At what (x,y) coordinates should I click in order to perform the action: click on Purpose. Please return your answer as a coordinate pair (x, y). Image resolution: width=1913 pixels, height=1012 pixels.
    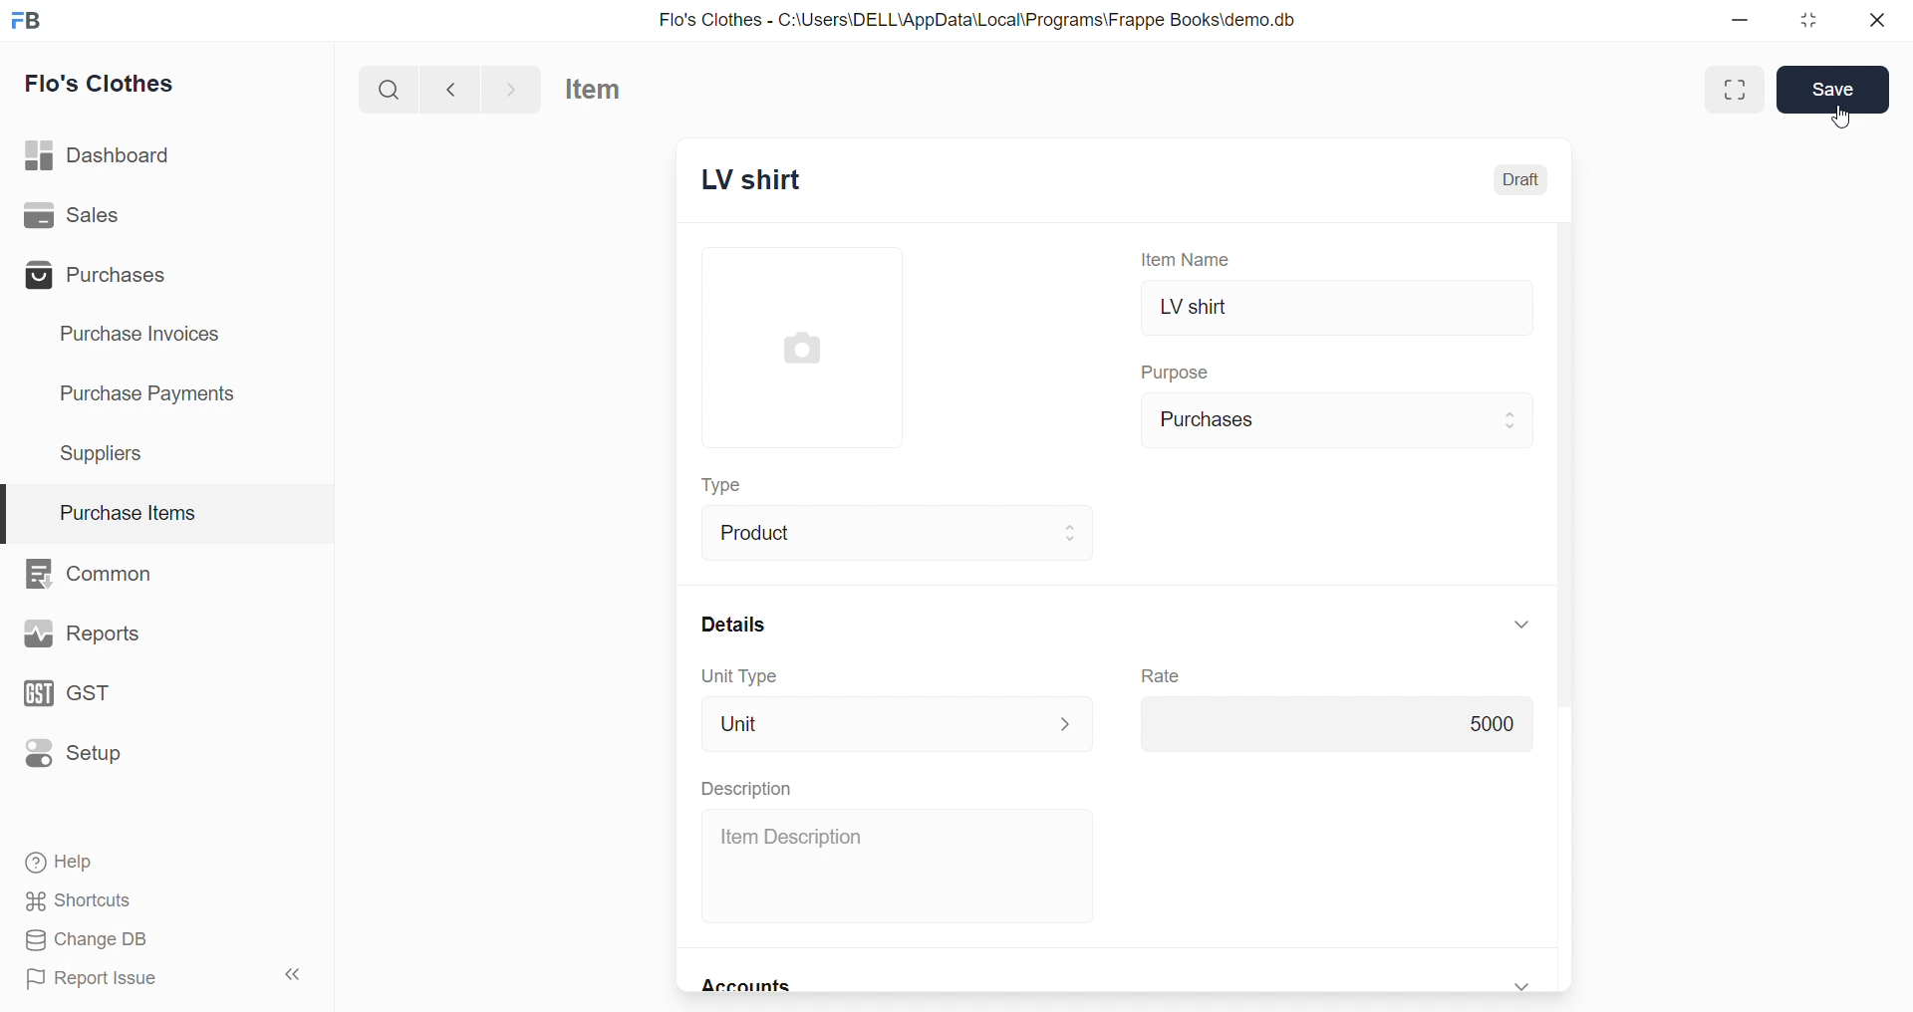
    Looking at the image, I should click on (1179, 370).